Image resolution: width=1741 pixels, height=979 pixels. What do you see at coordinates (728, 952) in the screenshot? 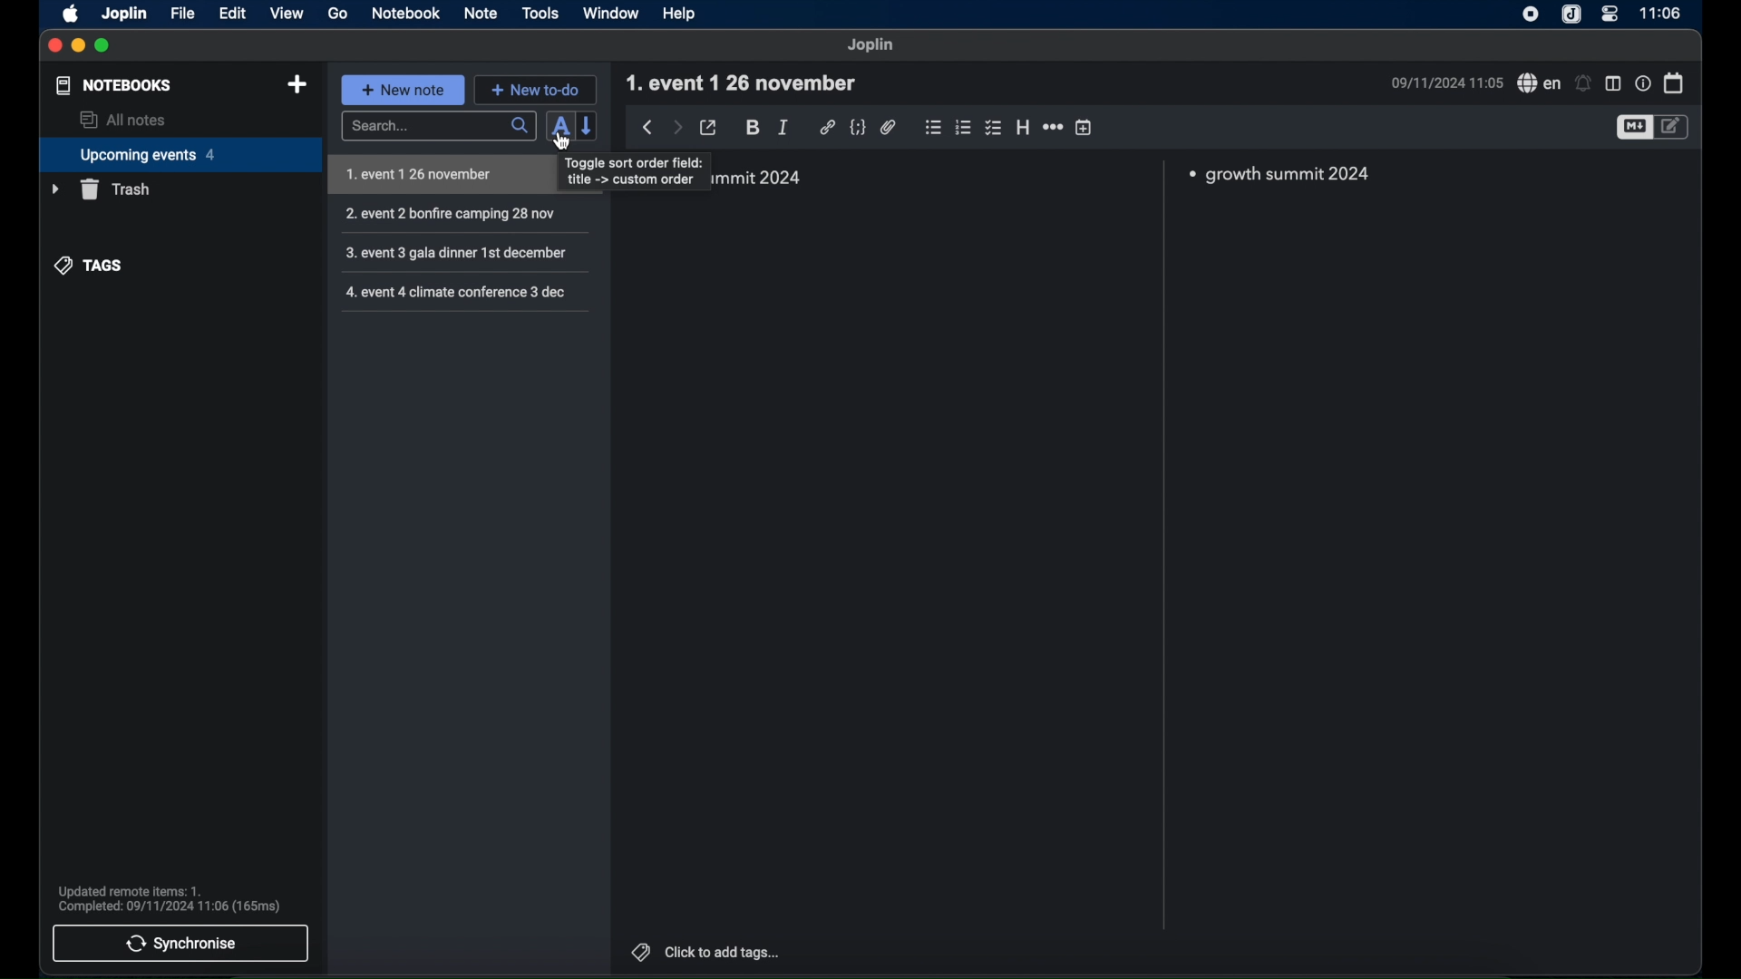
I see `click to add tags` at bounding box center [728, 952].